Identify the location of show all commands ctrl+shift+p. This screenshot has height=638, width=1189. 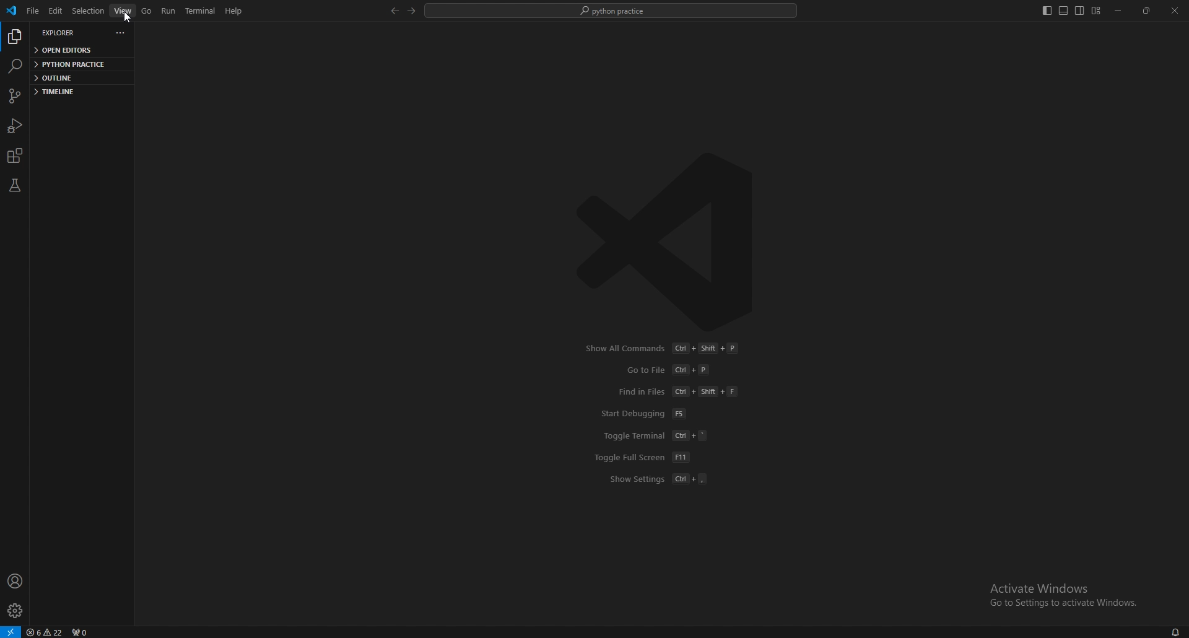
(664, 348).